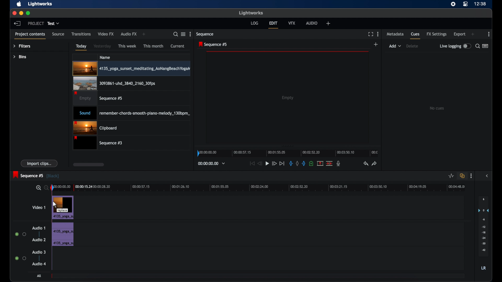 This screenshot has height=282, width=502. What do you see at coordinates (35, 23) in the screenshot?
I see `project` at bounding box center [35, 23].